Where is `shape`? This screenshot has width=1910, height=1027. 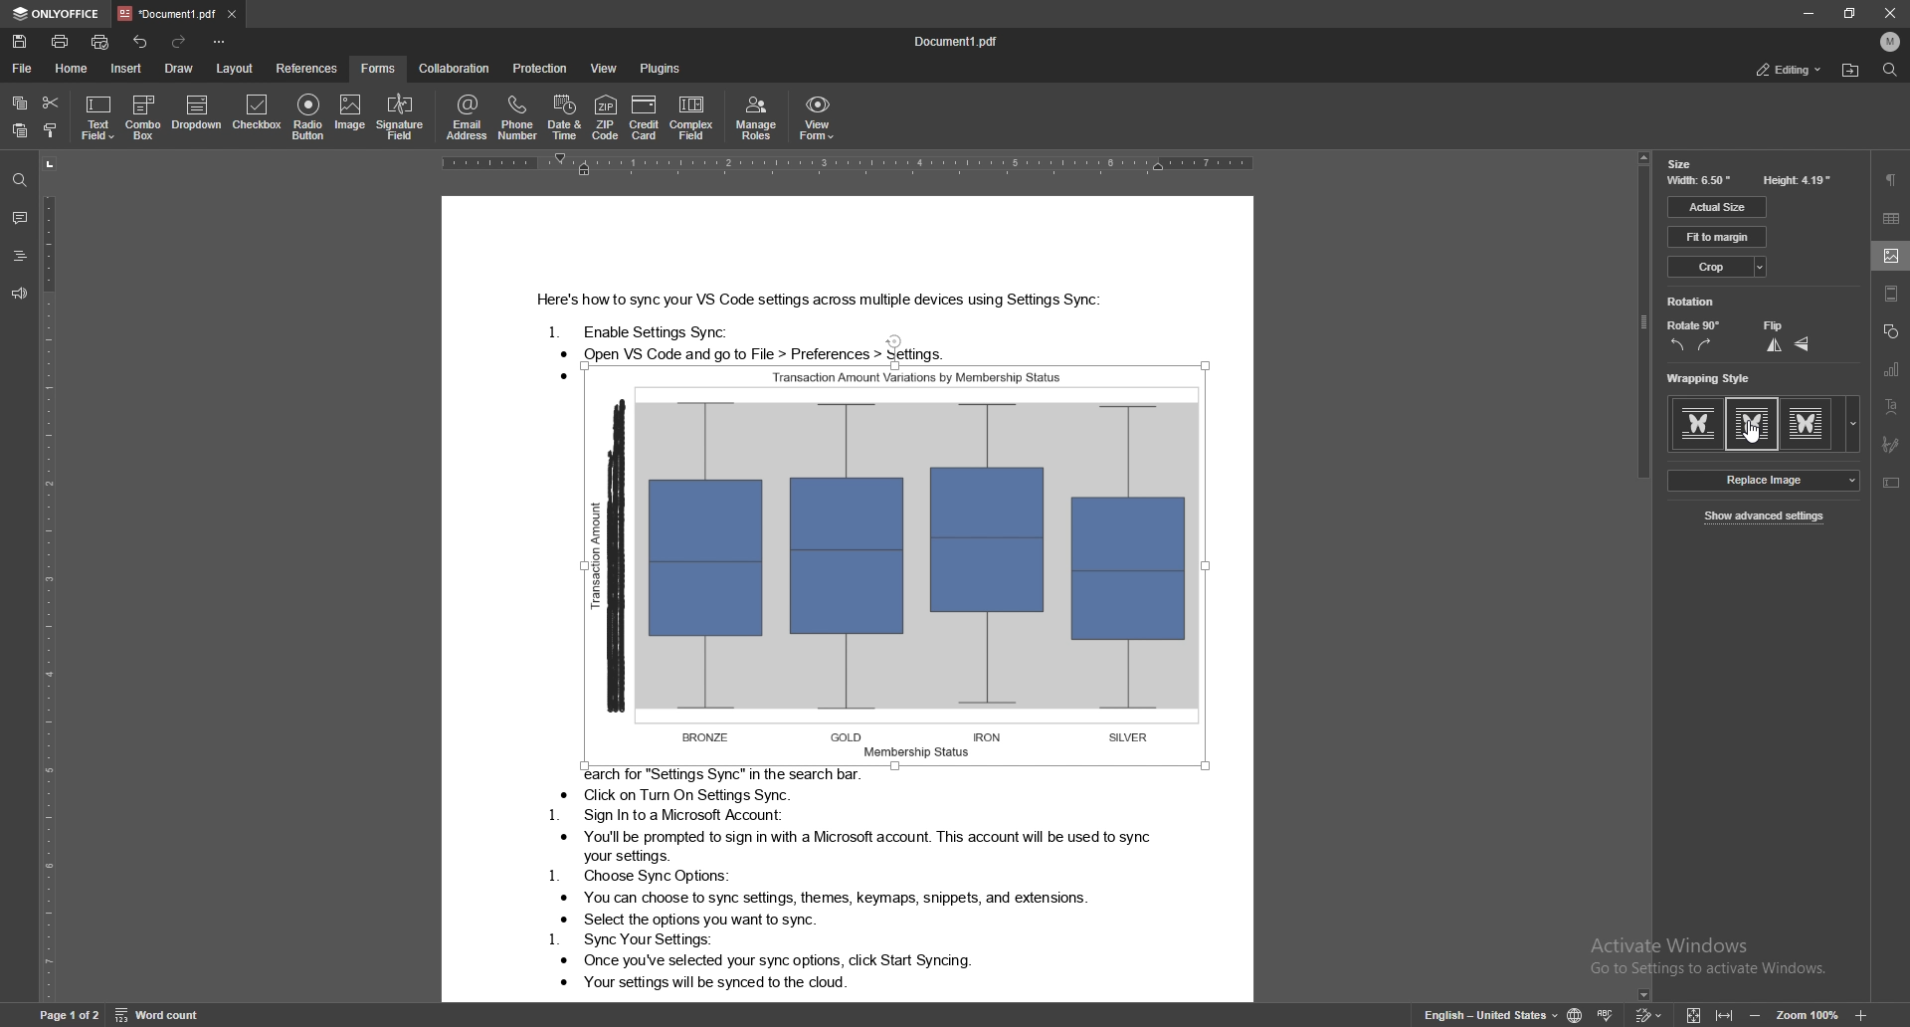 shape is located at coordinates (1891, 331).